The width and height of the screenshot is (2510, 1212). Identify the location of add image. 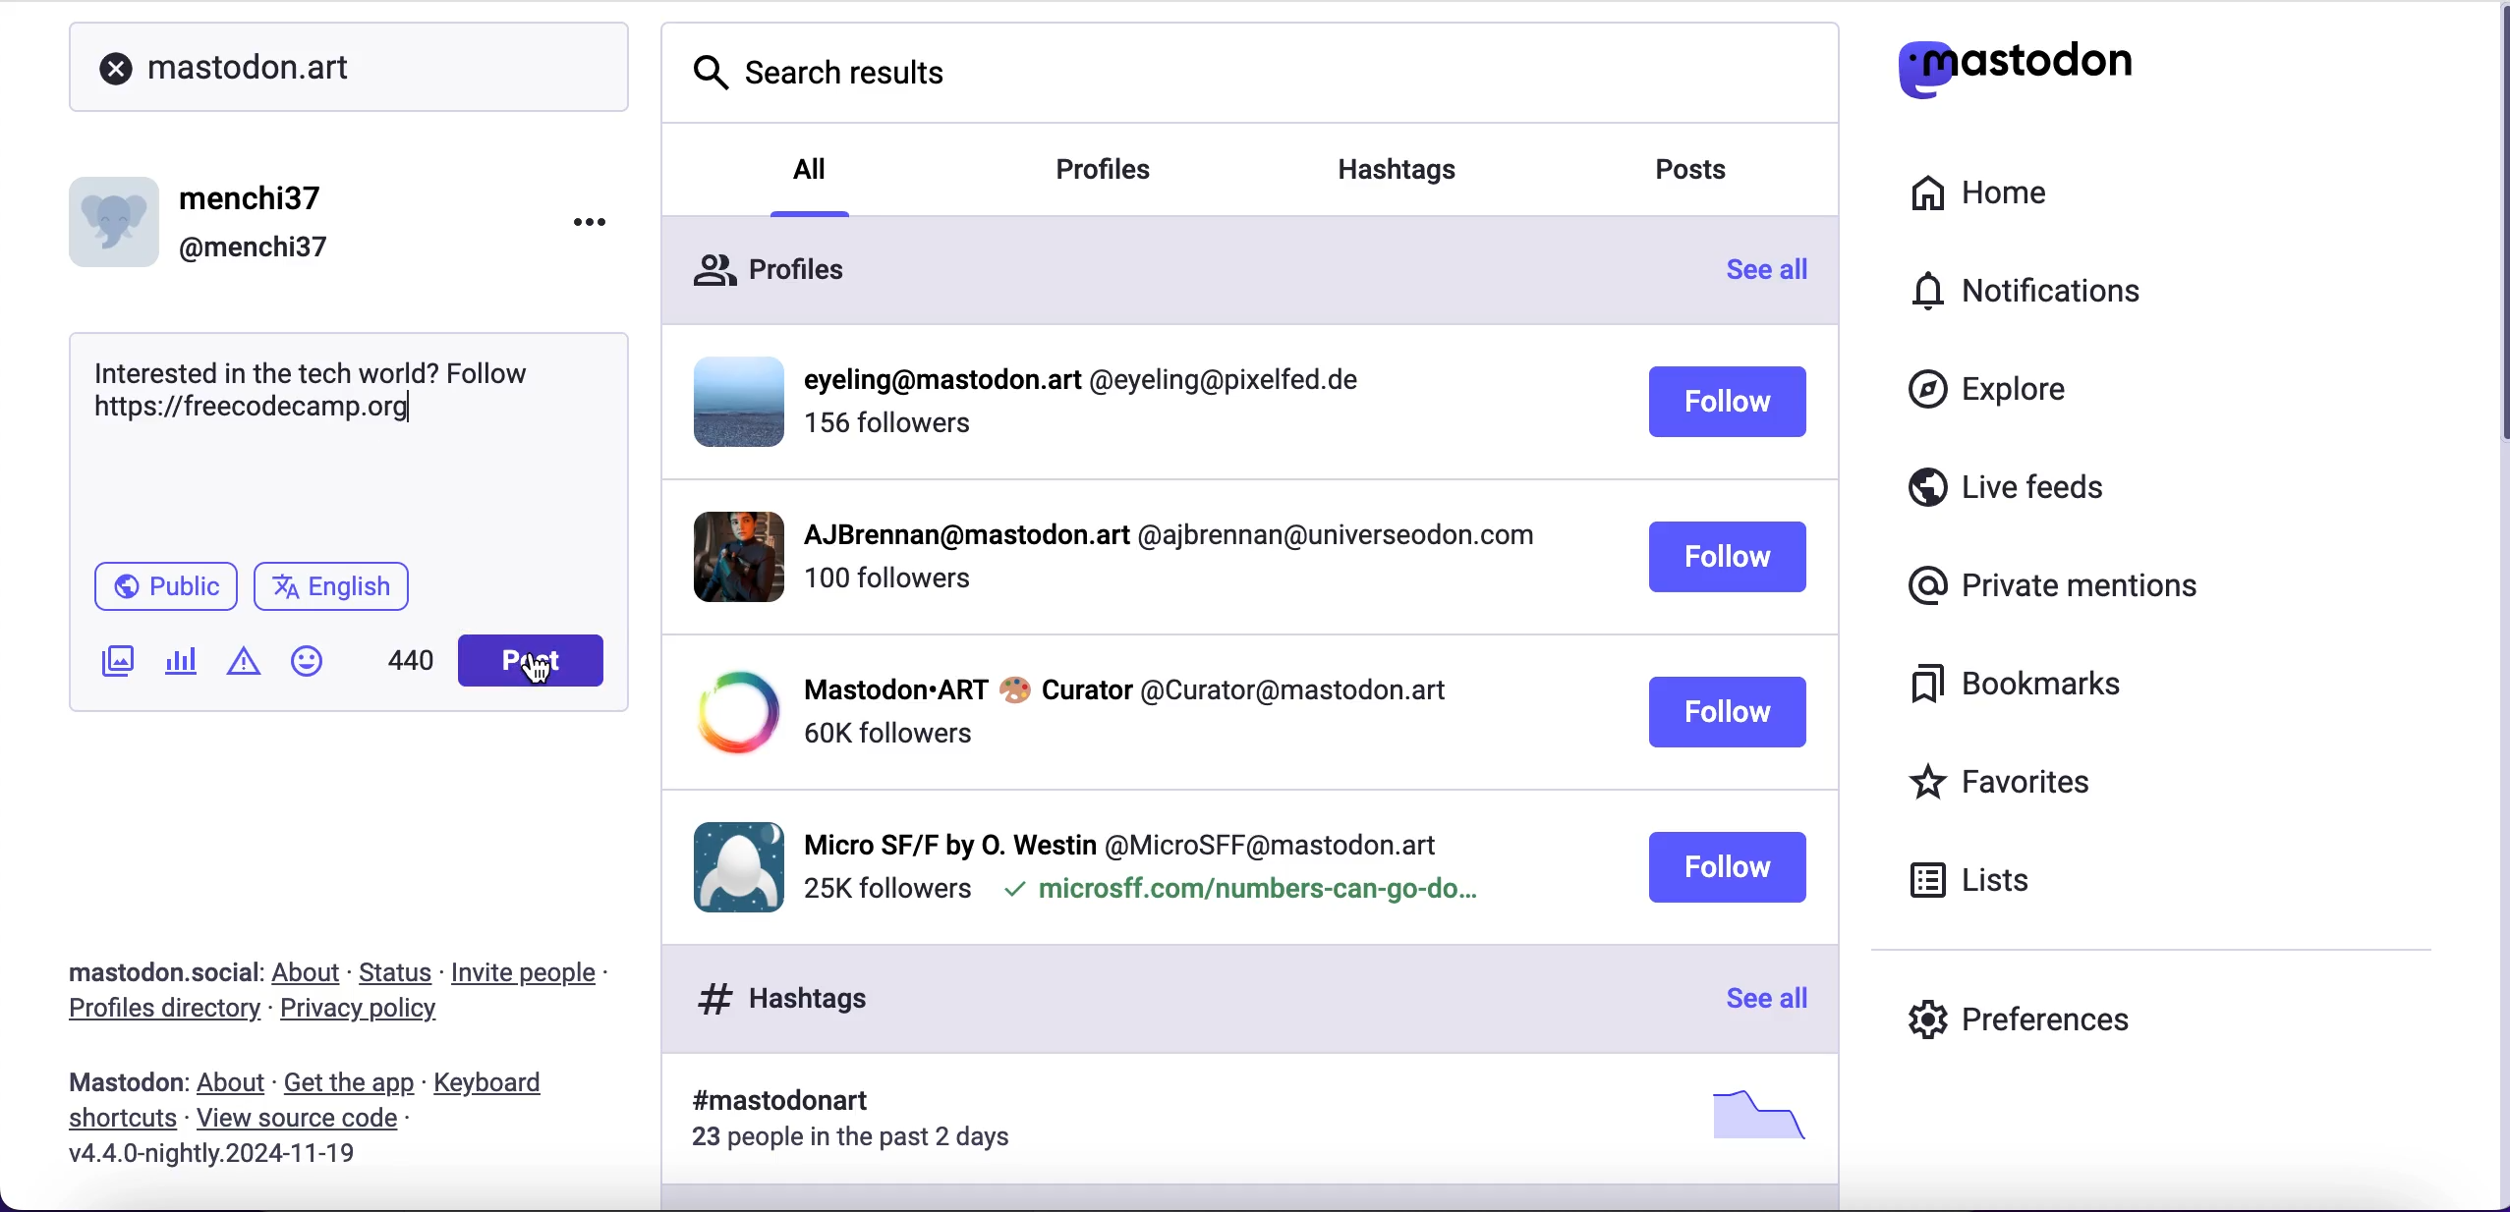
(120, 667).